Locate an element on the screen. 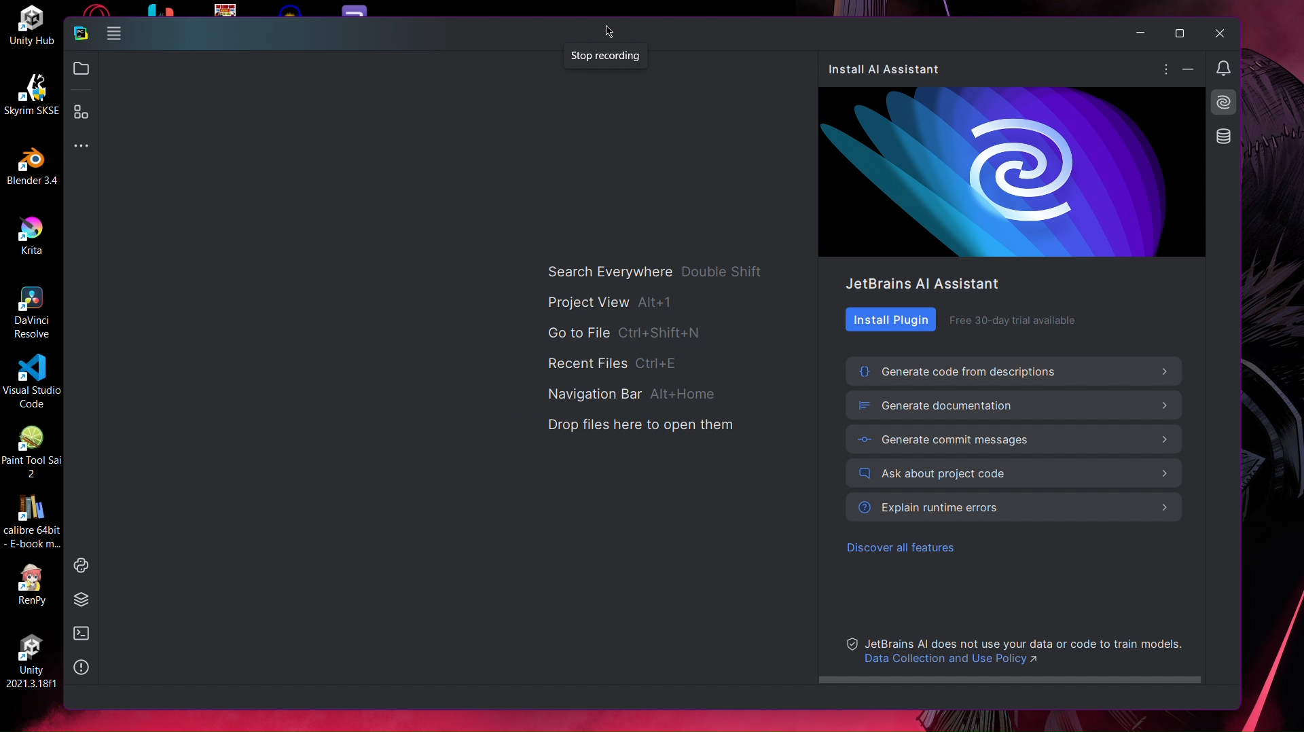 This screenshot has width=1304, height=732. Project View is located at coordinates (614, 303).